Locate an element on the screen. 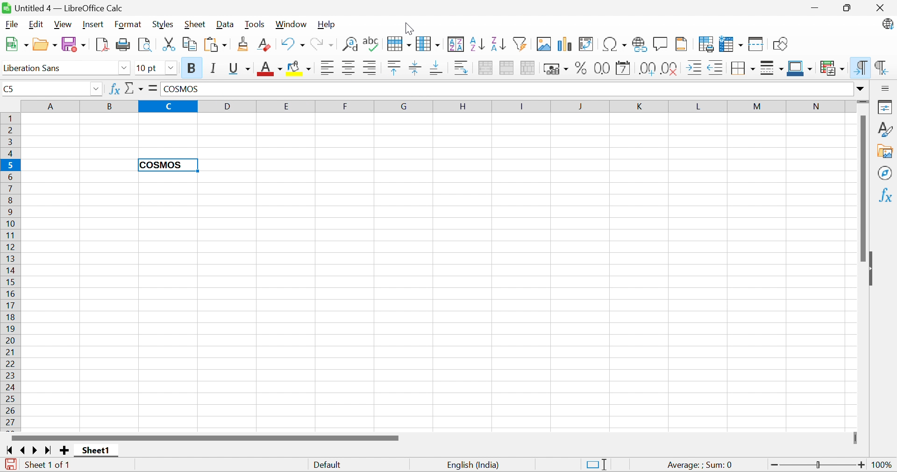 Image resolution: width=897 pixels, height=472 pixels. Open is located at coordinates (44, 44).